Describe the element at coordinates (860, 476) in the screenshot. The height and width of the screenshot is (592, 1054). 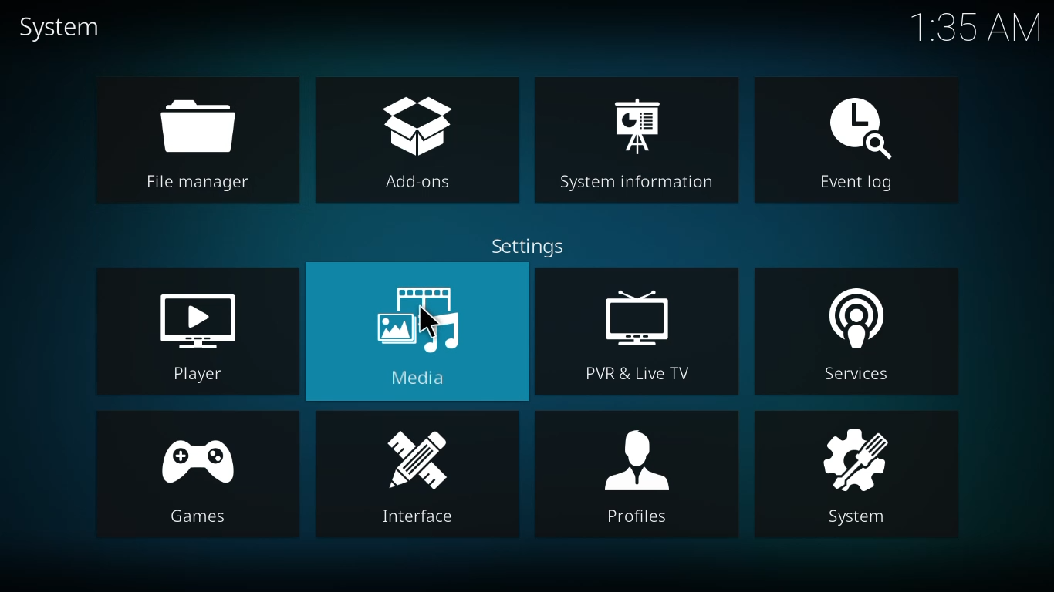
I see `system` at that location.